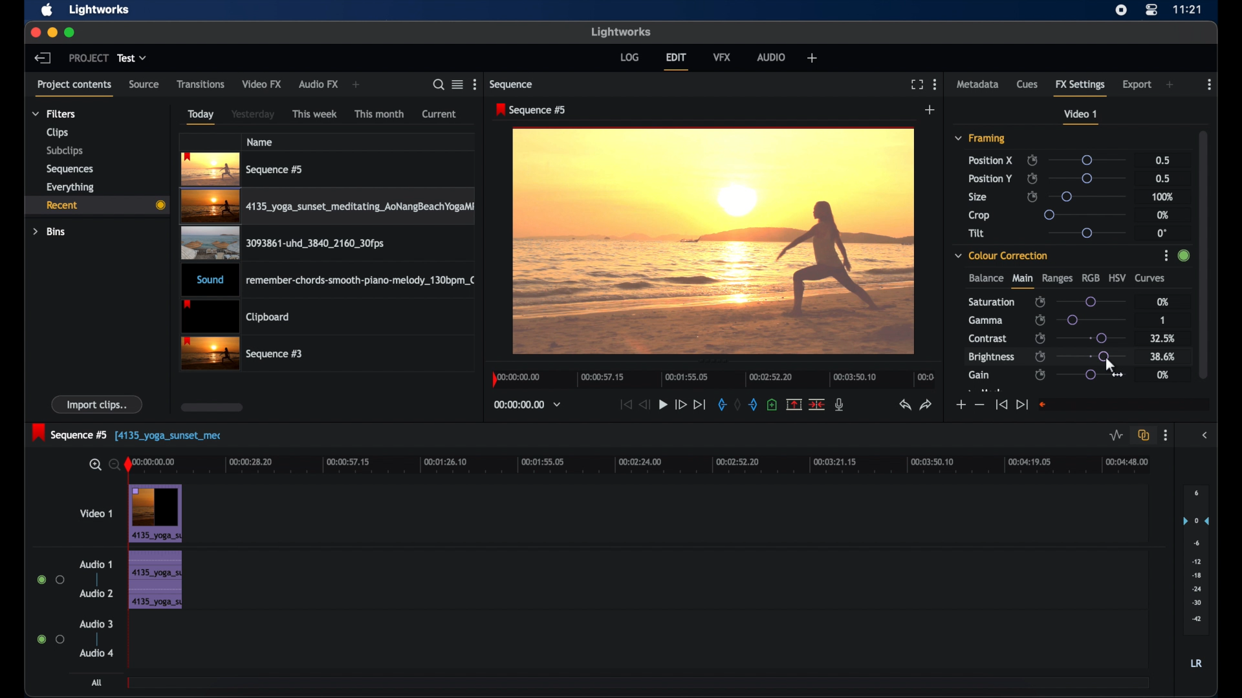 The height and width of the screenshot is (698, 1242). Describe the element at coordinates (1123, 405) in the screenshot. I see `empty field` at that location.